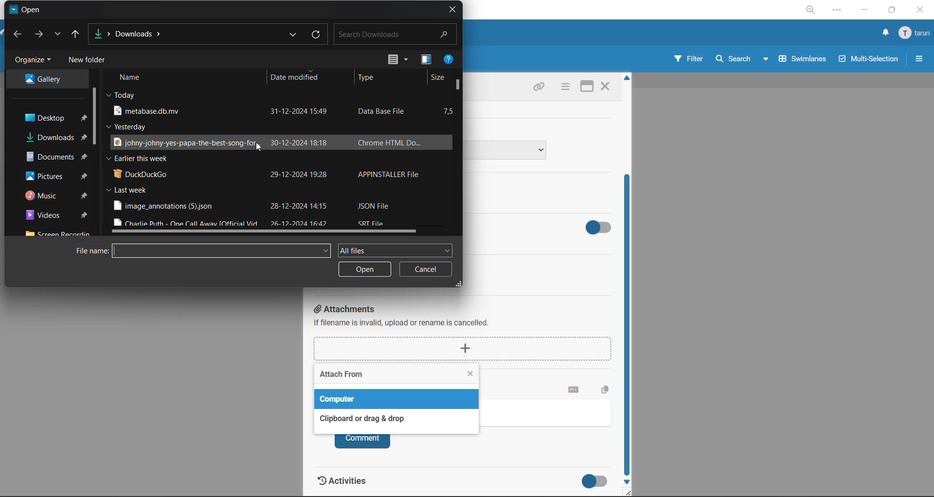  I want to click on videos, so click(44, 216).